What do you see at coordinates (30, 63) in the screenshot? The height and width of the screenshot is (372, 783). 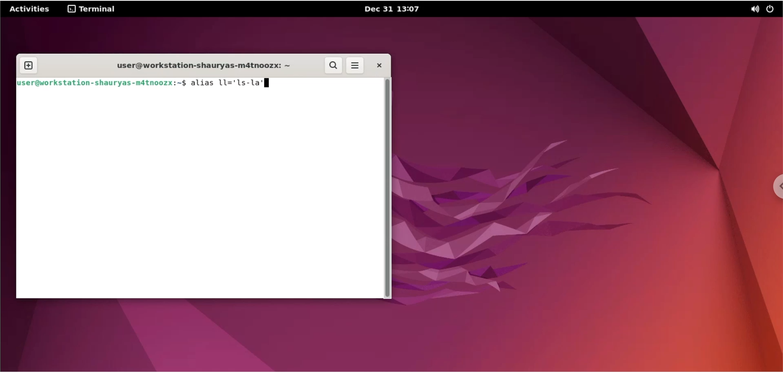 I see `new tab` at bounding box center [30, 63].